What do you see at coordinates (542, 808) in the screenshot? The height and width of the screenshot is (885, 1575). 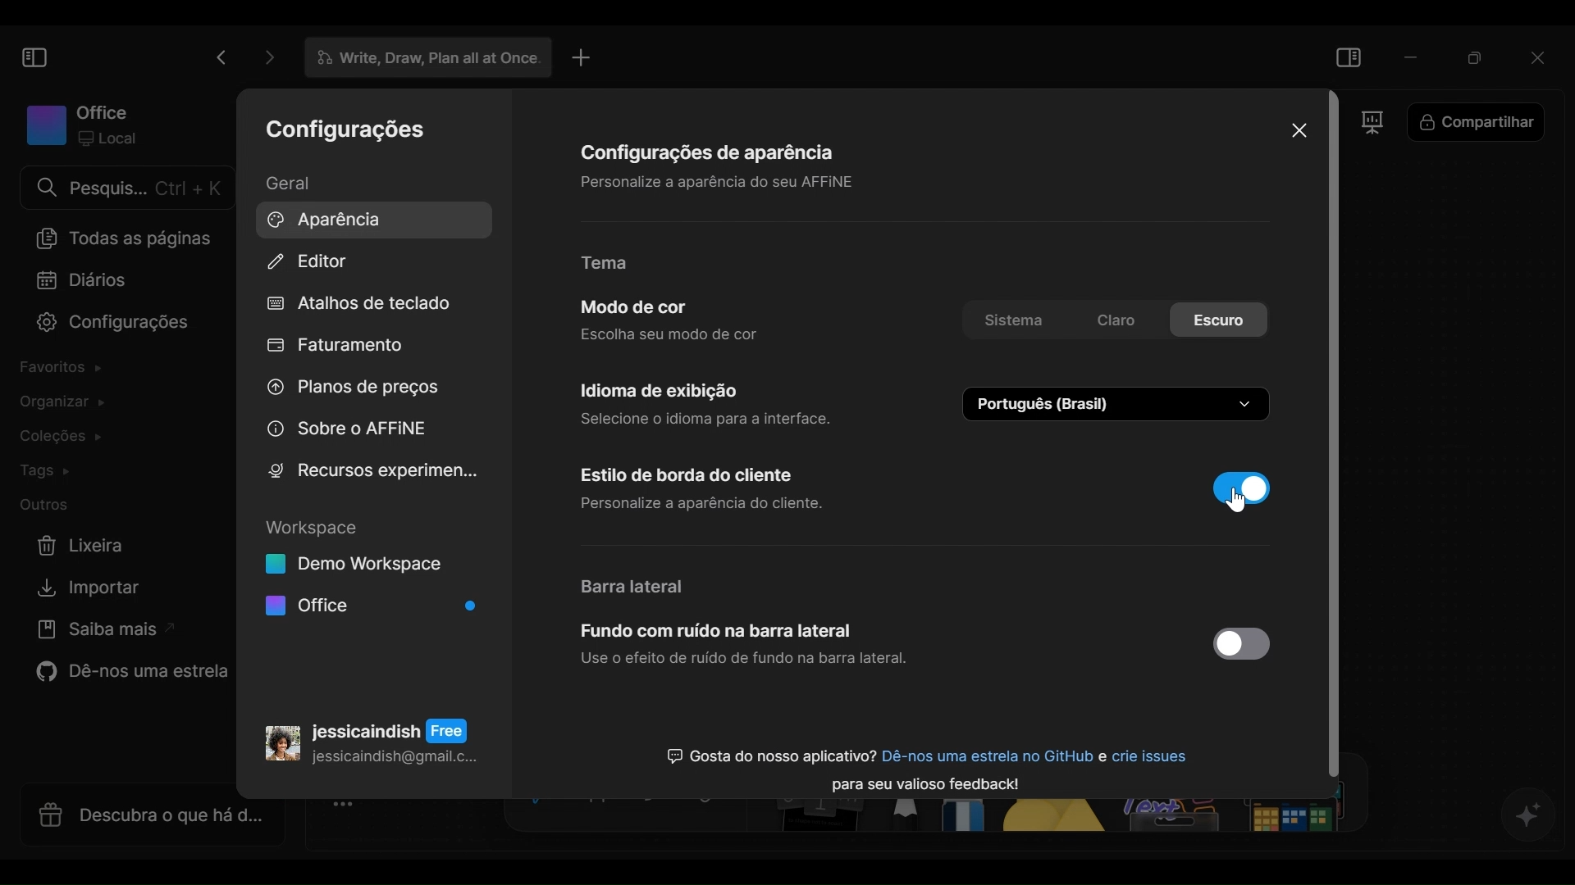 I see `Select` at bounding box center [542, 808].